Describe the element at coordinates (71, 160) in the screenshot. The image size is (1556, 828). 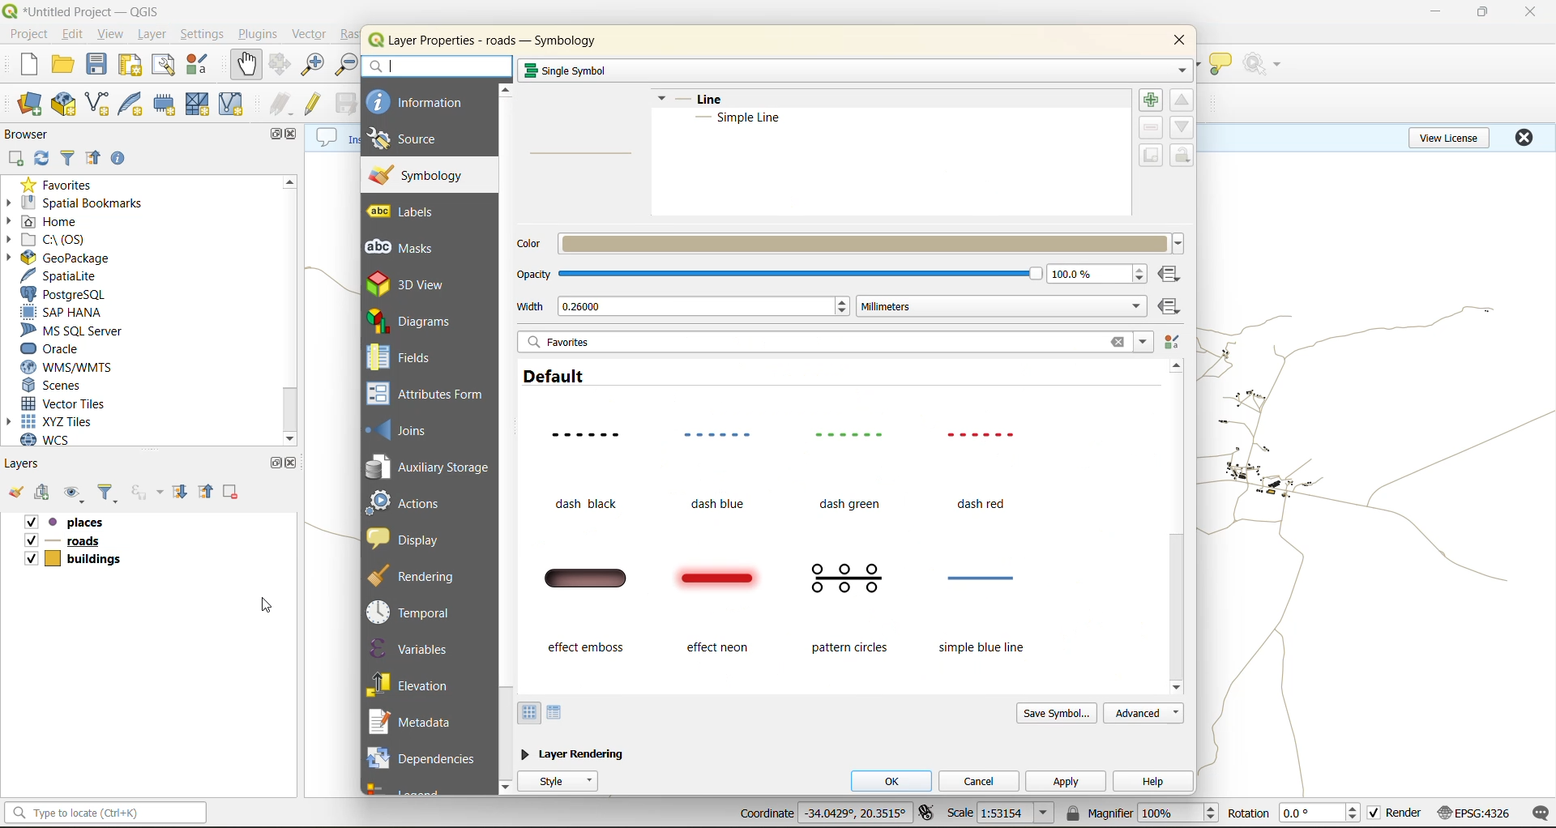
I see `filter` at that location.